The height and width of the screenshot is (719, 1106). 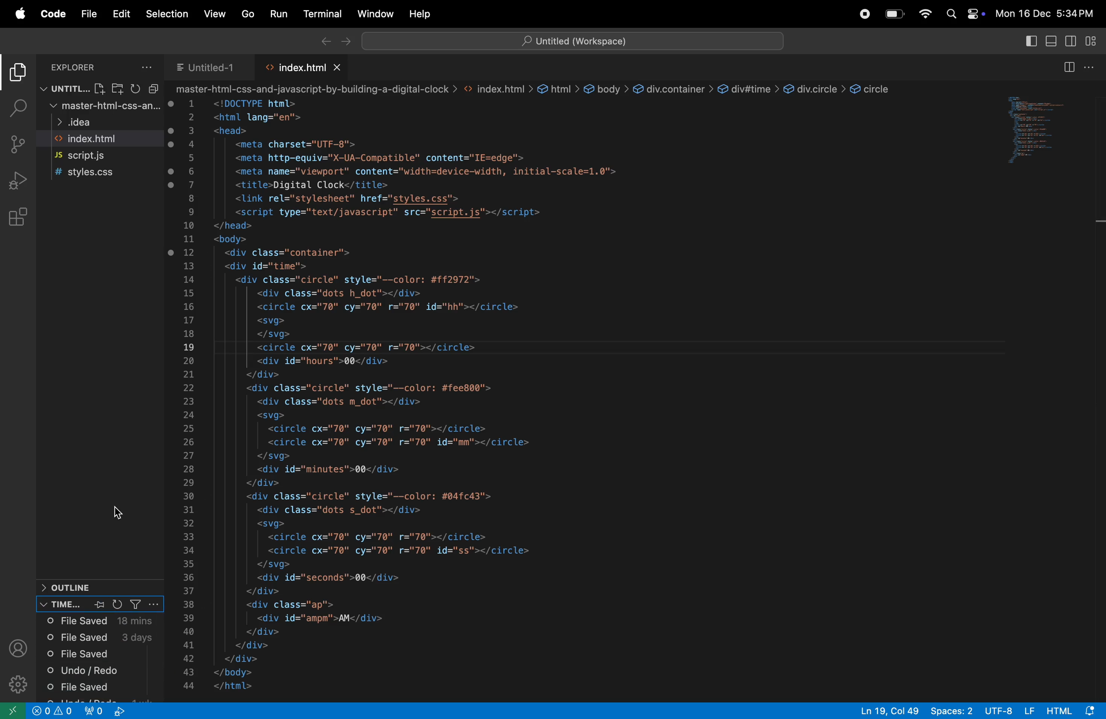 What do you see at coordinates (925, 14) in the screenshot?
I see `wifi` at bounding box center [925, 14].